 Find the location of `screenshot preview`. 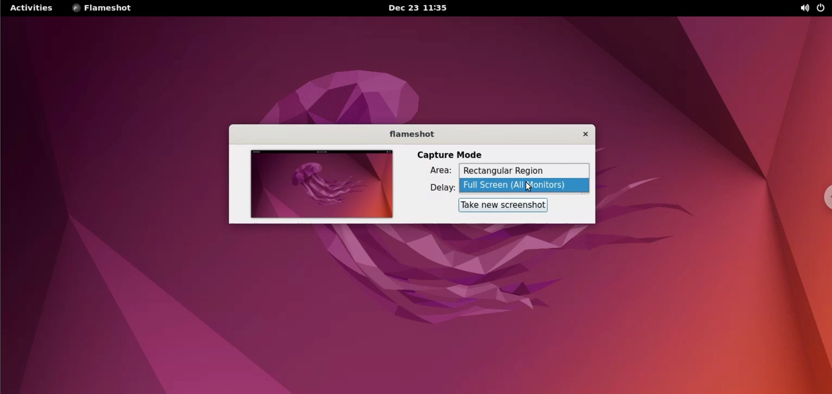

screenshot preview is located at coordinates (320, 185).